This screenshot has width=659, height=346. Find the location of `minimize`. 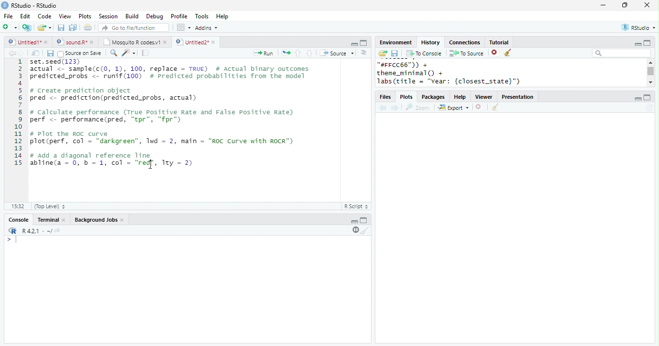

minimize is located at coordinates (637, 44).